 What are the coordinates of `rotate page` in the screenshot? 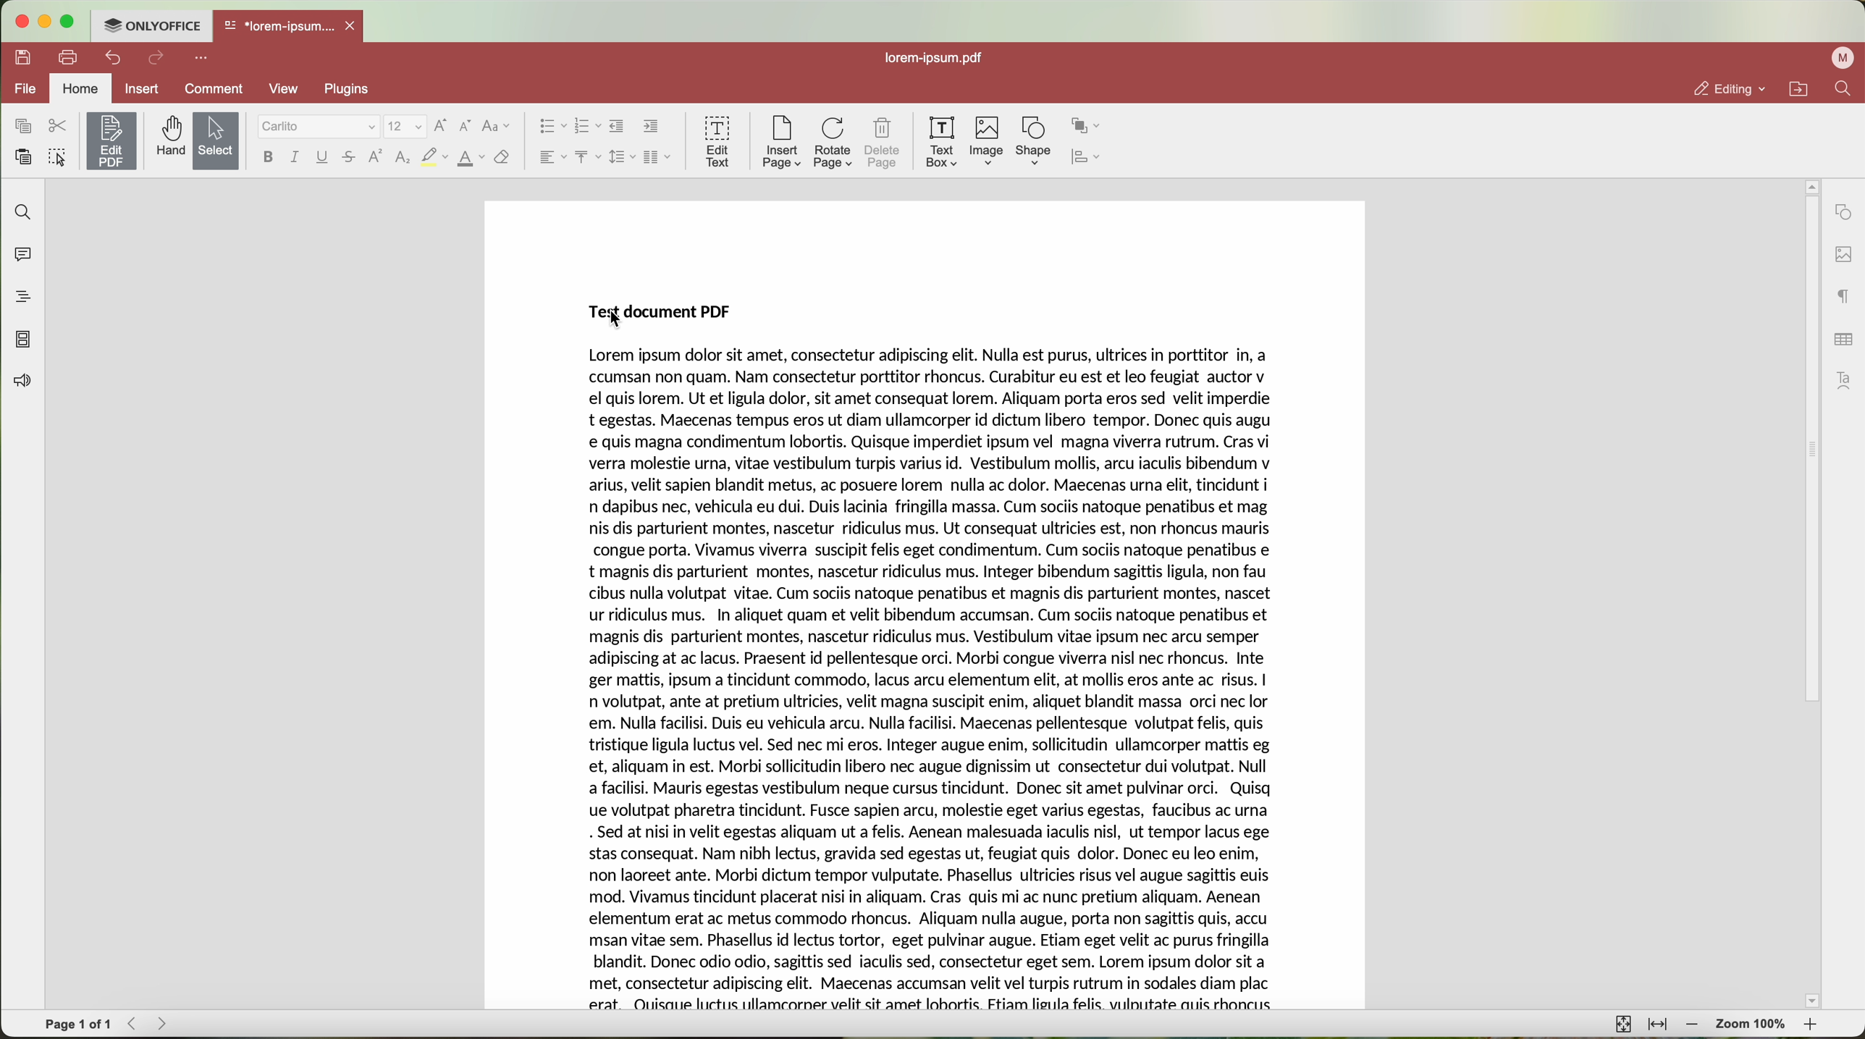 It's located at (834, 143).